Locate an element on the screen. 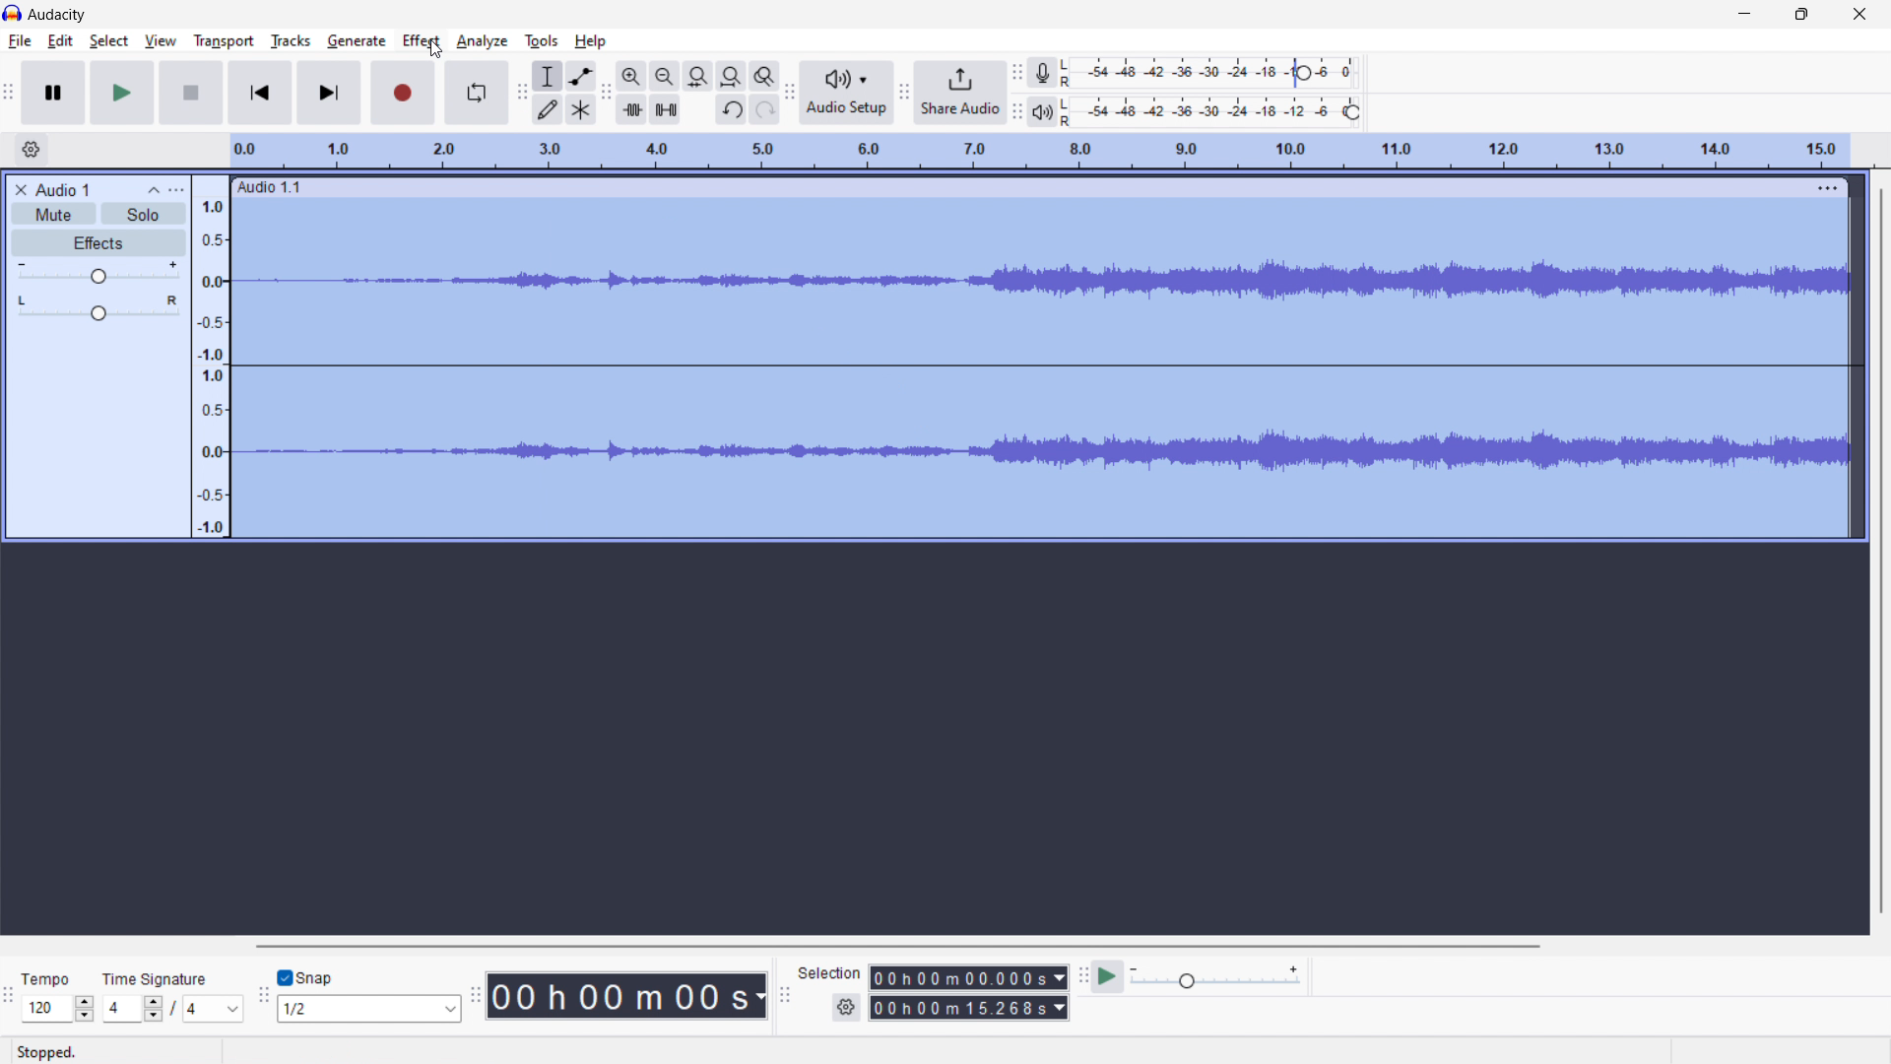  time toolbar is located at coordinates (476, 992).